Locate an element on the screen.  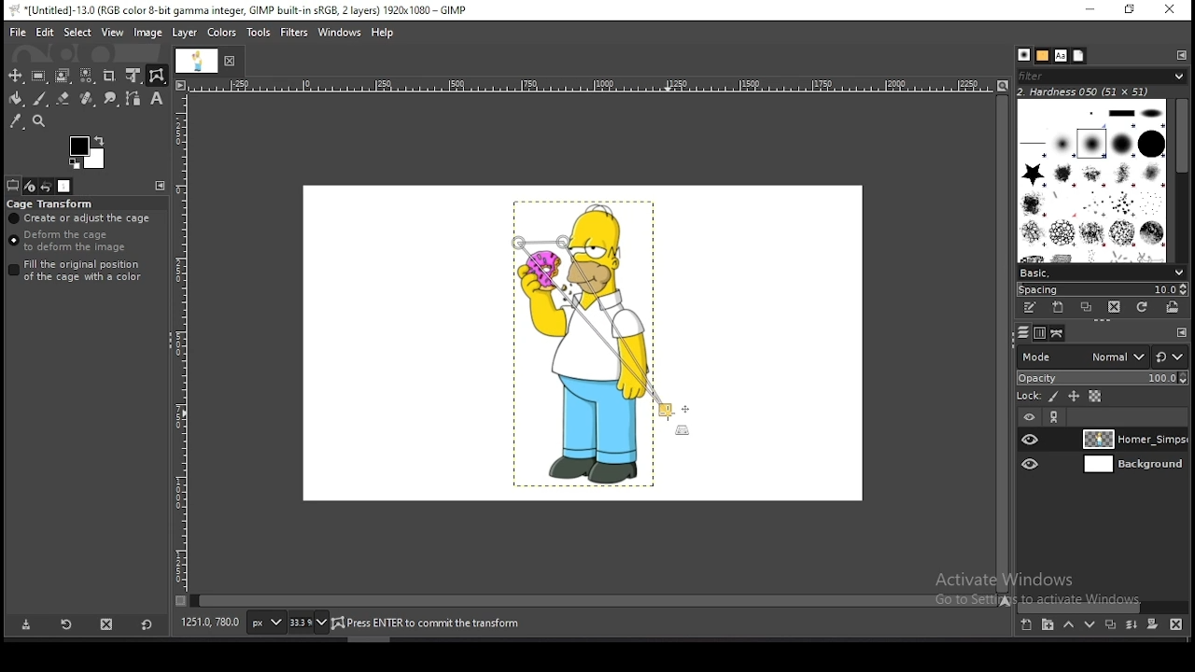
minimize is located at coordinates (1090, 10).